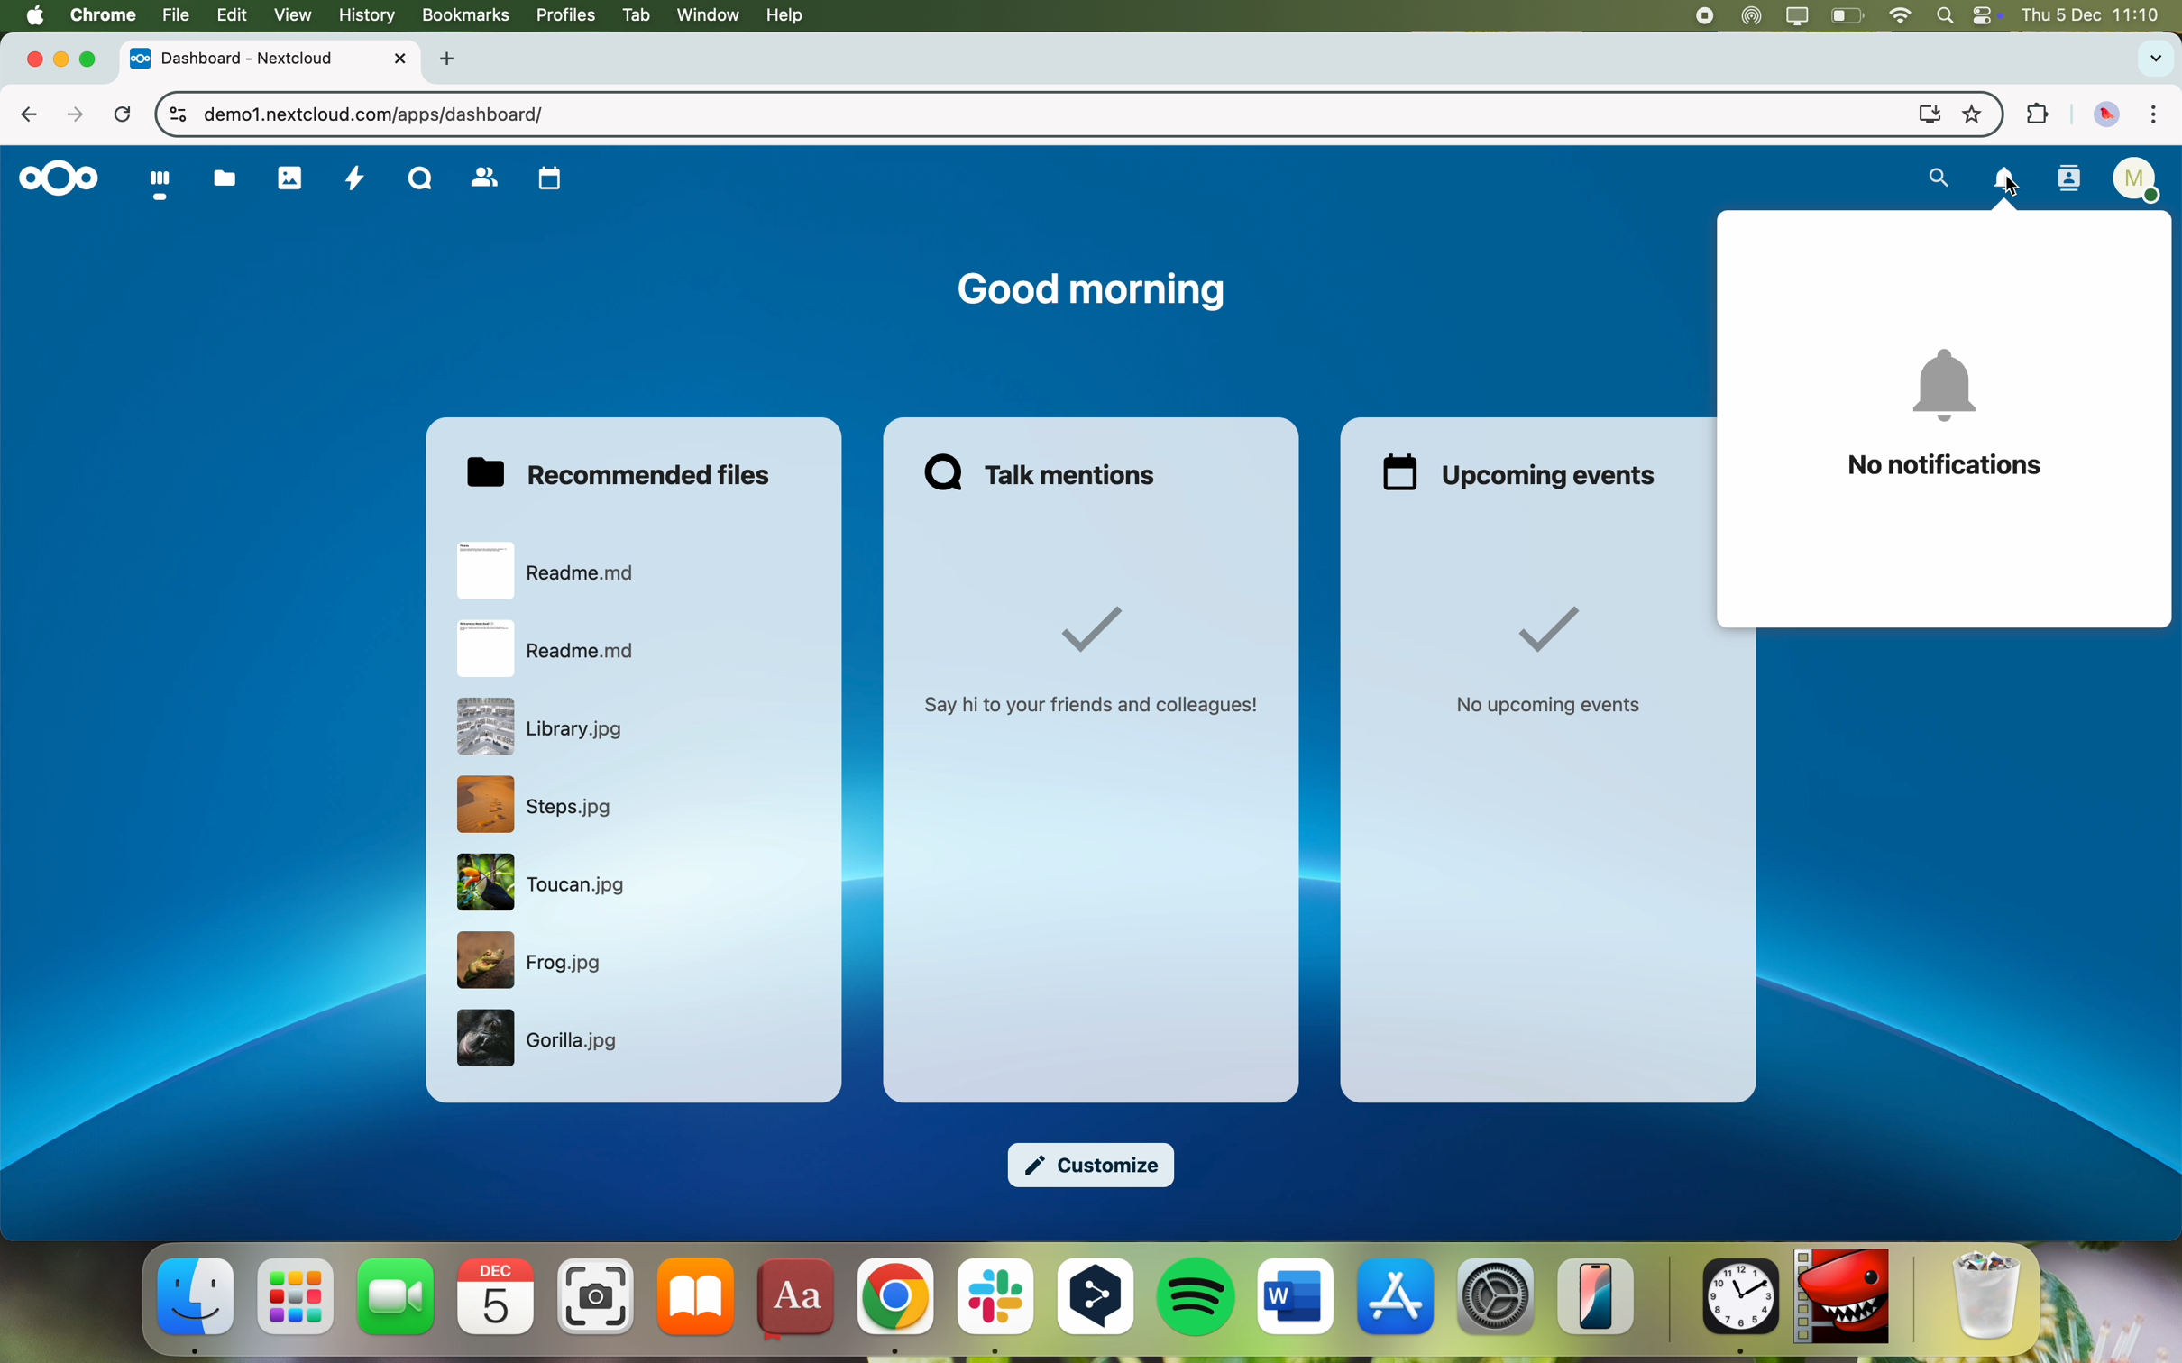 The image size is (2182, 1363). I want to click on controls, so click(171, 116).